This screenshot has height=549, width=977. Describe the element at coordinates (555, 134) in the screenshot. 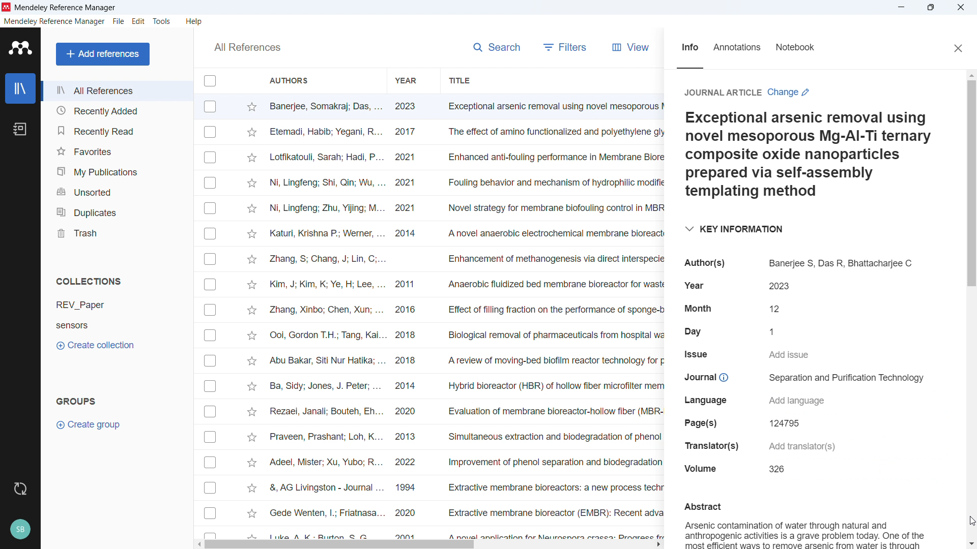

I see `the effect of amino functionalized and polyethylene glycol grafted nanodiamo` at that location.